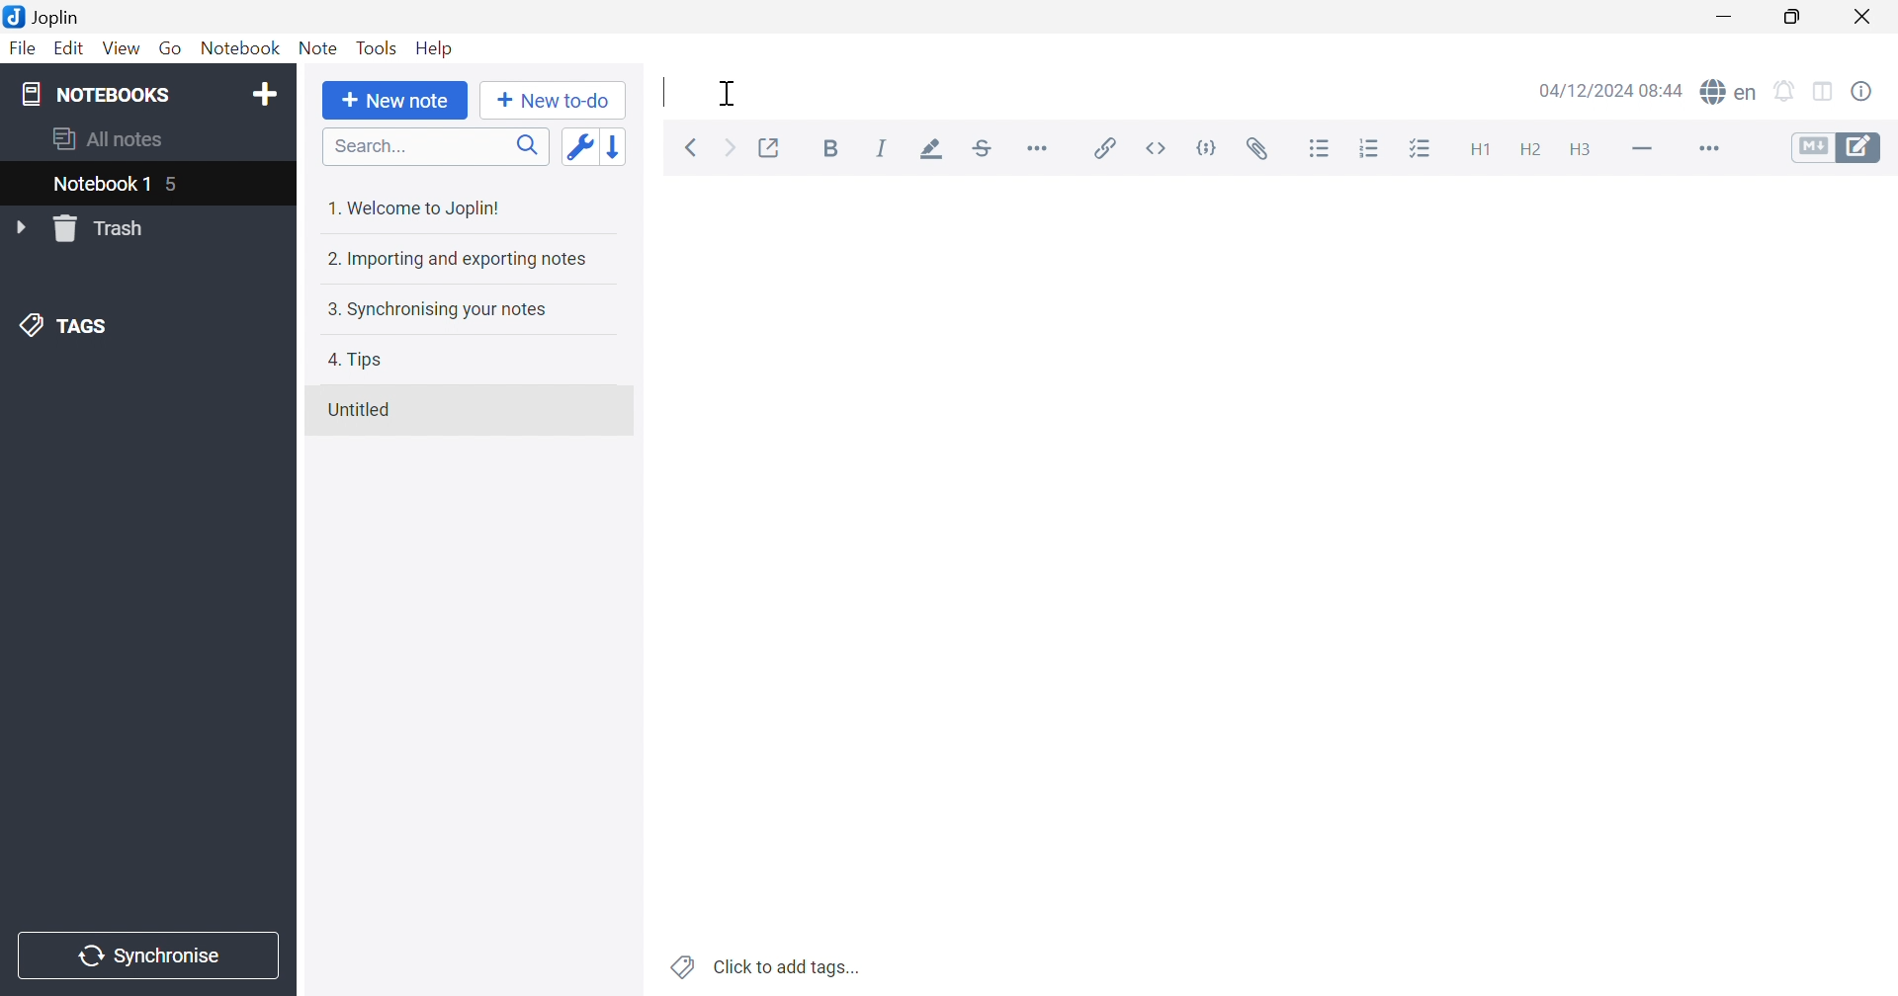 This screenshot has width=1898, height=996. What do you see at coordinates (1369, 148) in the screenshot?
I see `Numbered list` at bounding box center [1369, 148].